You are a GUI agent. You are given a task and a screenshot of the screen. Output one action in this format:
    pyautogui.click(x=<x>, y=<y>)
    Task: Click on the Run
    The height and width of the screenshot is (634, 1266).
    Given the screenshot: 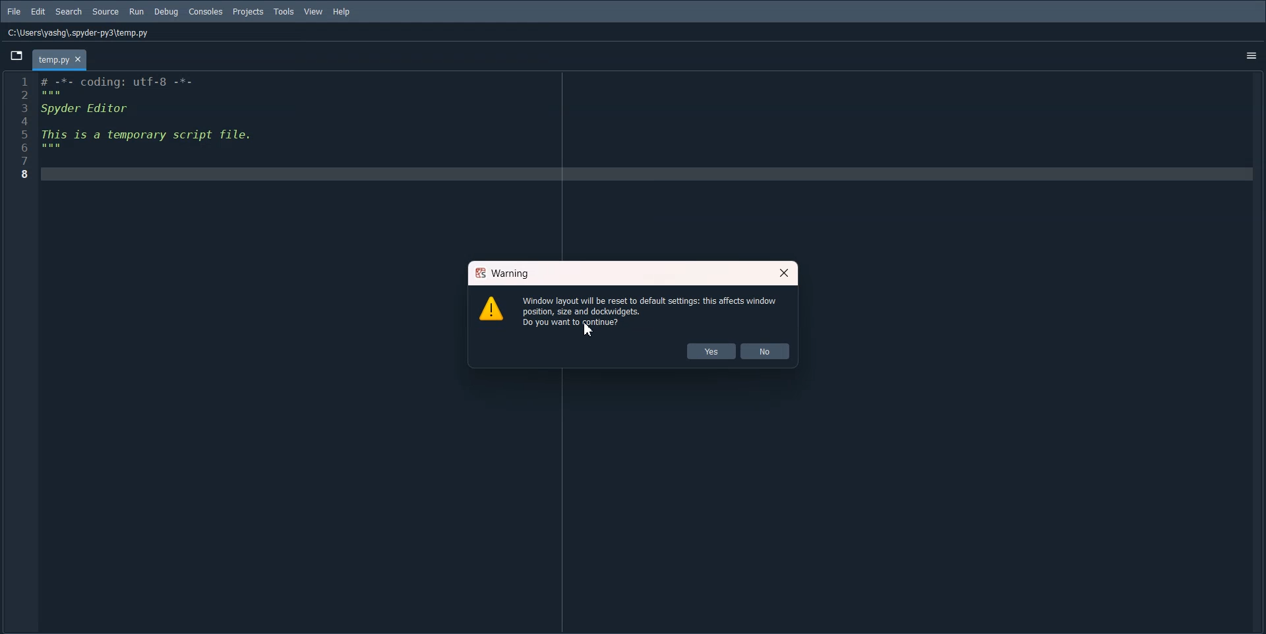 What is the action you would take?
    pyautogui.click(x=136, y=12)
    